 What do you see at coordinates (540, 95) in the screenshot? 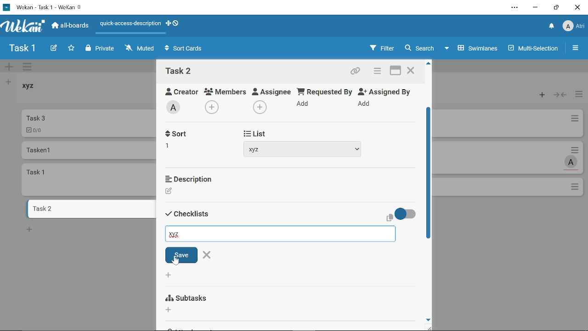
I see `Add card to the top` at bounding box center [540, 95].